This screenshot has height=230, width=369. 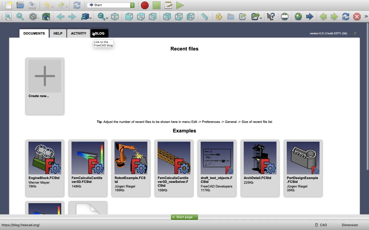 What do you see at coordinates (111, 5) in the screenshot?
I see `Start` at bounding box center [111, 5].